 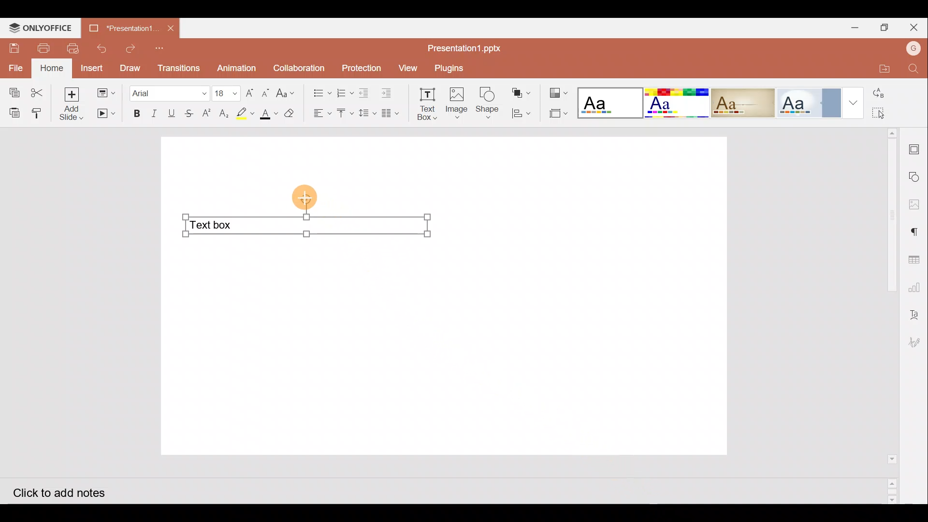 I want to click on Font name, so click(x=169, y=92).